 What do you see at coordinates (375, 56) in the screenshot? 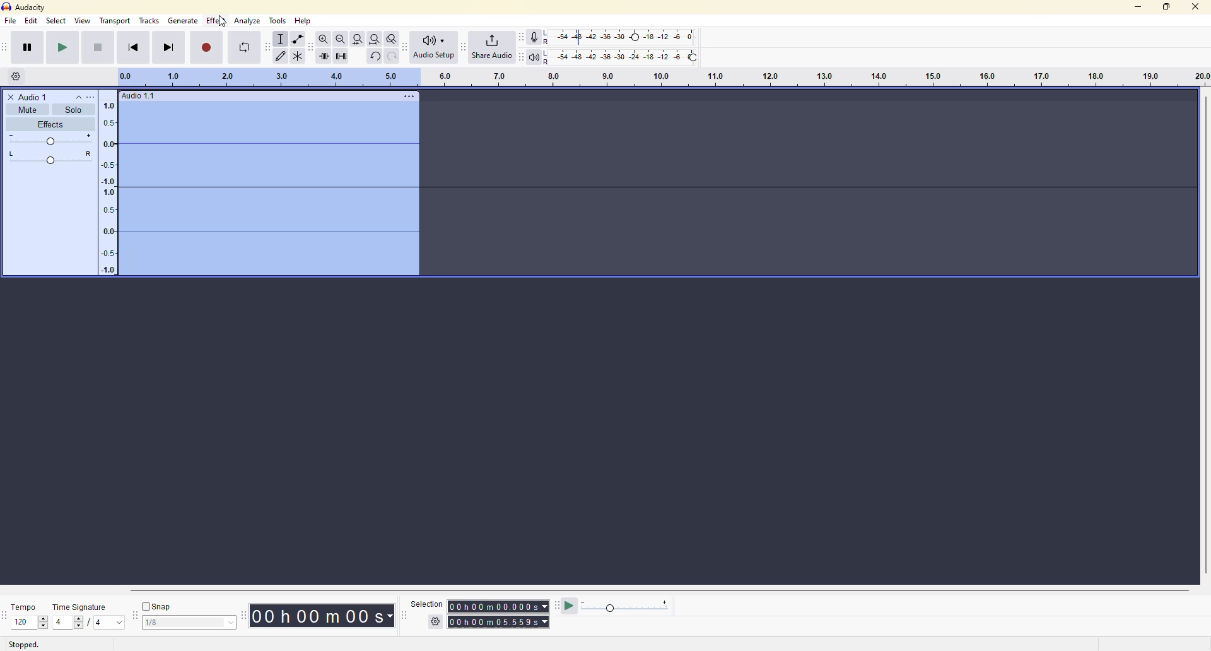
I see `undo` at bounding box center [375, 56].